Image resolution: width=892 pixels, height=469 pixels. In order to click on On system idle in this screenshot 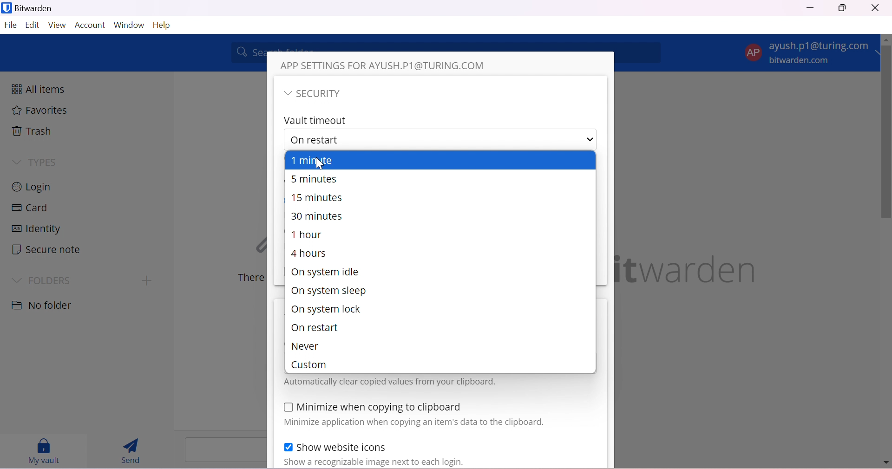, I will do `click(325, 272)`.